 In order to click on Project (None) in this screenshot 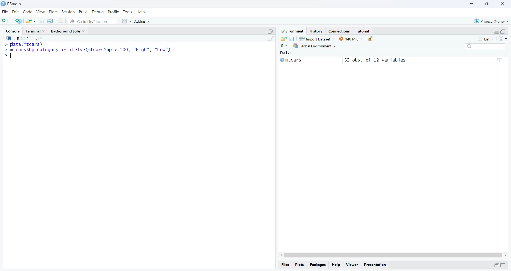, I will do `click(492, 21)`.